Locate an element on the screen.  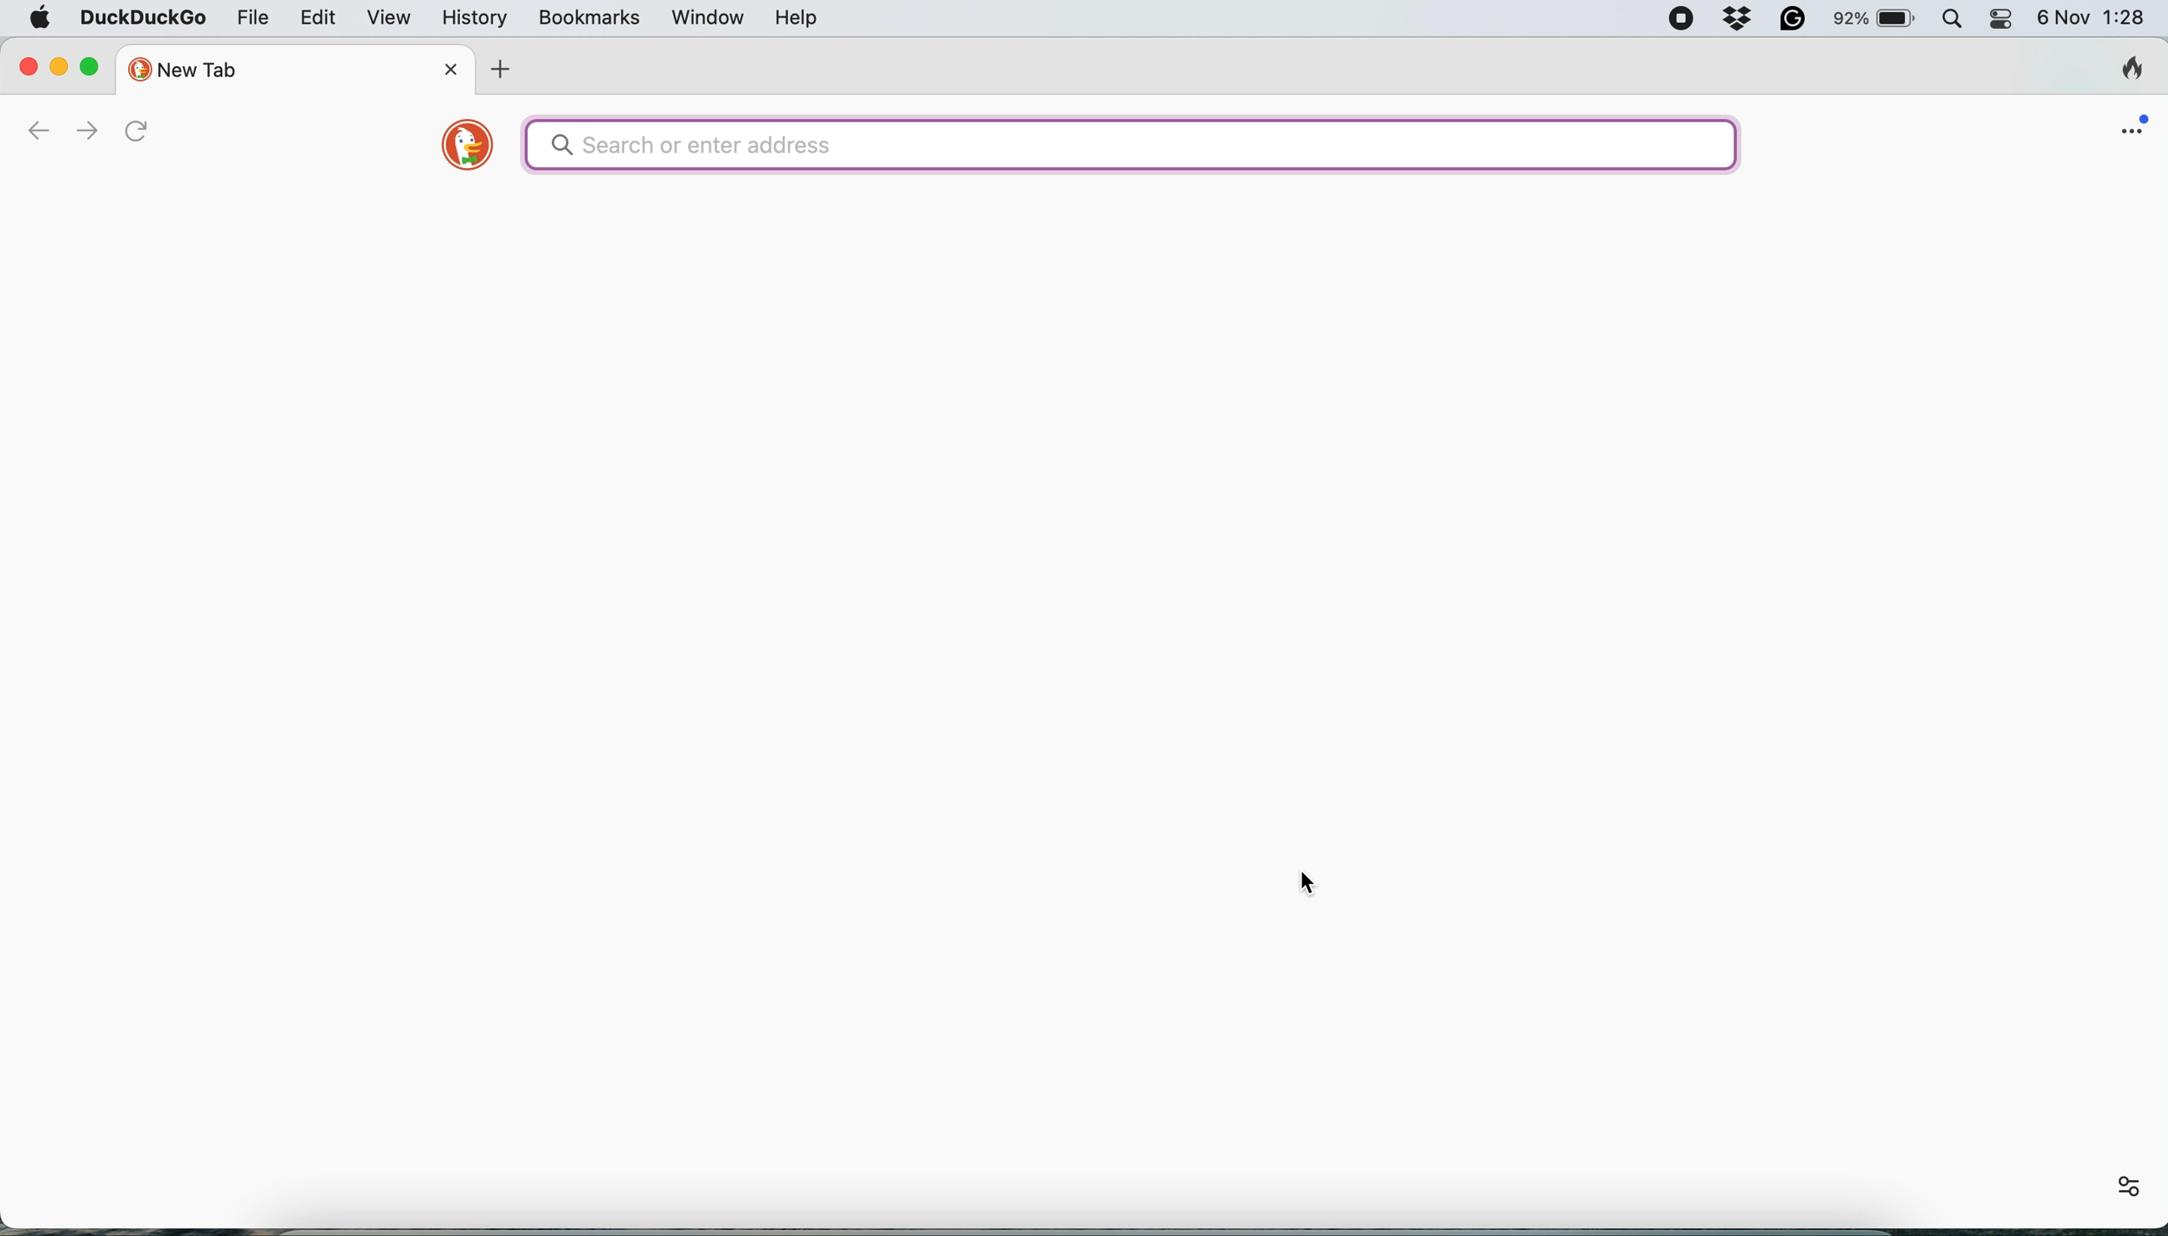
open application menu is located at coordinates (2141, 119).